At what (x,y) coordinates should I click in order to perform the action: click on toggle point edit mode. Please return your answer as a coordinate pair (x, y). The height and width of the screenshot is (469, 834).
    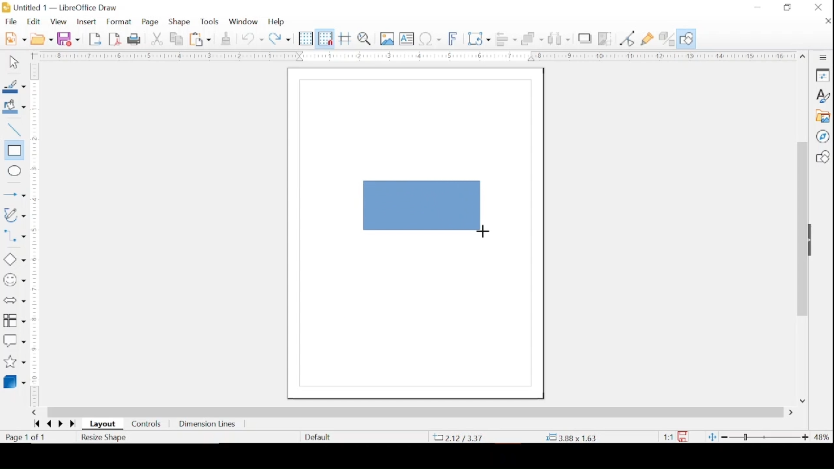
    Looking at the image, I should click on (628, 38).